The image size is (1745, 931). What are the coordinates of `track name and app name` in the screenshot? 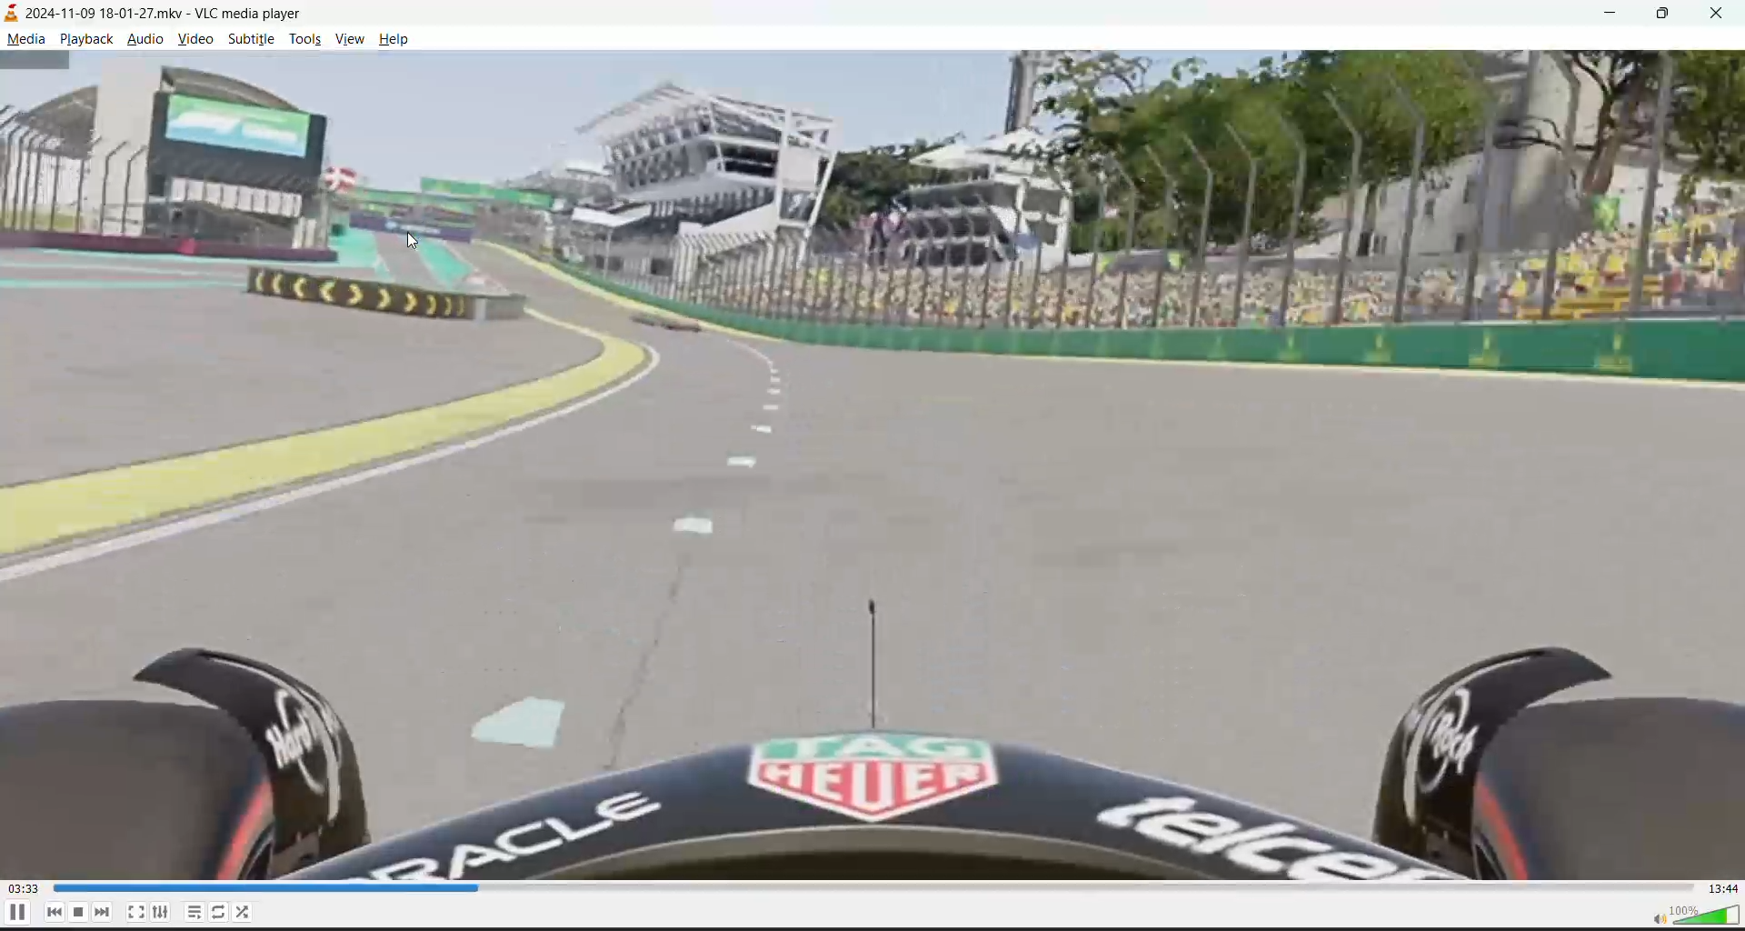 It's located at (170, 11).